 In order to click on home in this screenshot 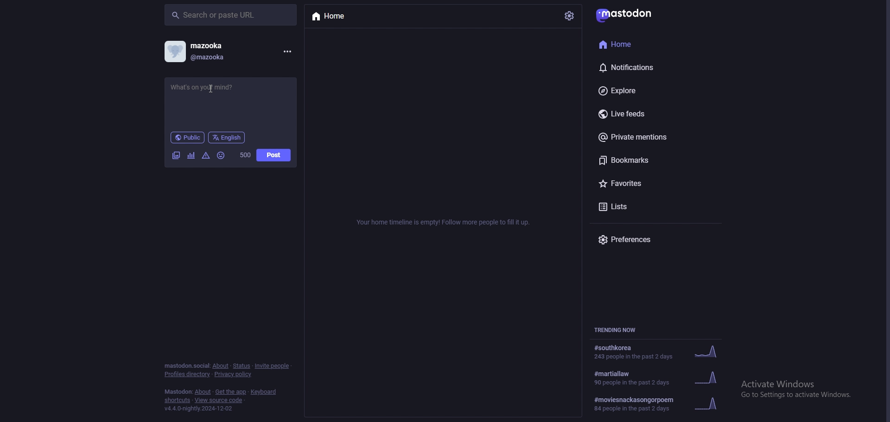, I will do `click(332, 17)`.